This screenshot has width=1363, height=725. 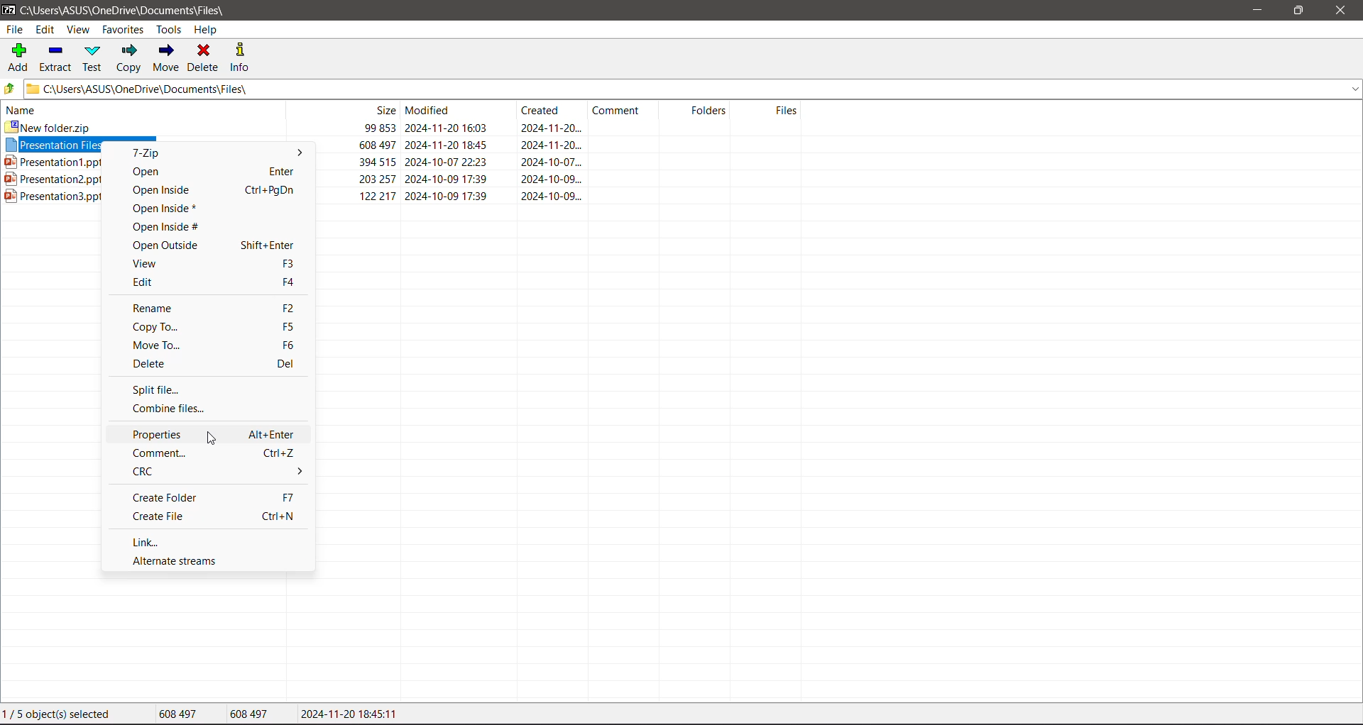 What do you see at coordinates (10, 89) in the screenshot?
I see `Move Up one level` at bounding box center [10, 89].